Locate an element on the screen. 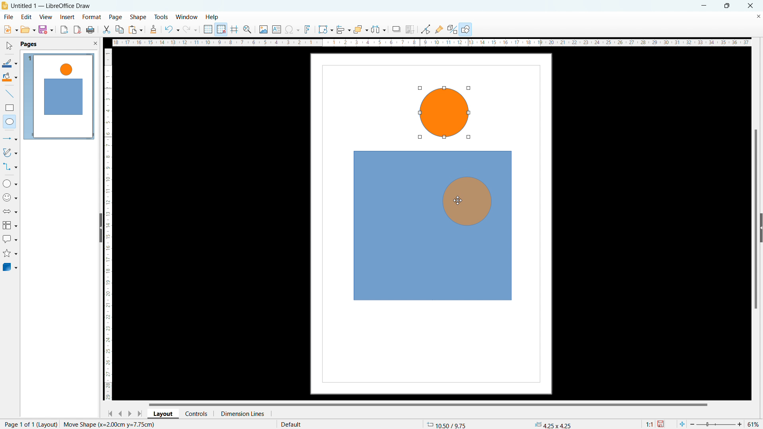 This screenshot has height=429, width=763. cursor is located at coordinates (458, 201).